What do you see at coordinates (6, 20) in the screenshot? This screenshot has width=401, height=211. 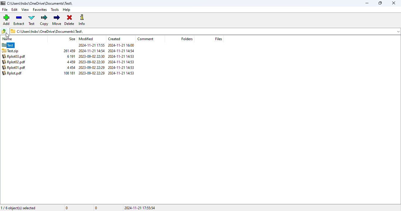 I see `add` at bounding box center [6, 20].